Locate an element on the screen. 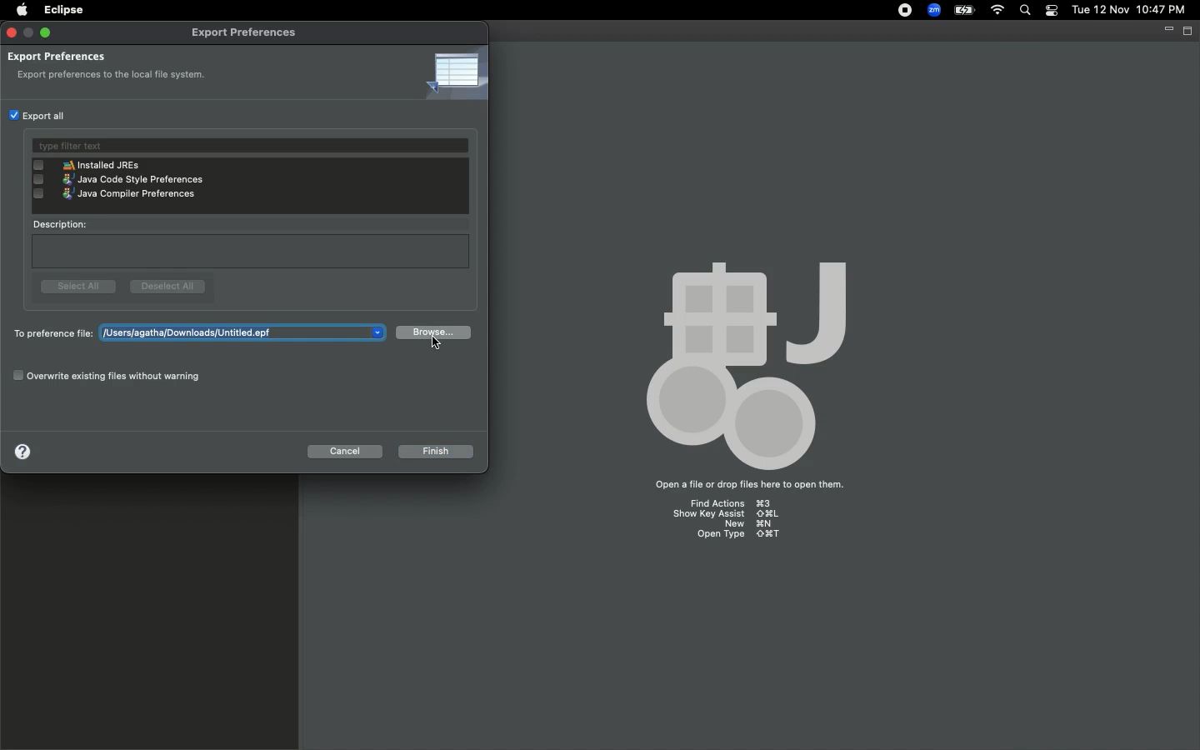 This screenshot has width=1200, height=750. Cancel is located at coordinates (344, 452).